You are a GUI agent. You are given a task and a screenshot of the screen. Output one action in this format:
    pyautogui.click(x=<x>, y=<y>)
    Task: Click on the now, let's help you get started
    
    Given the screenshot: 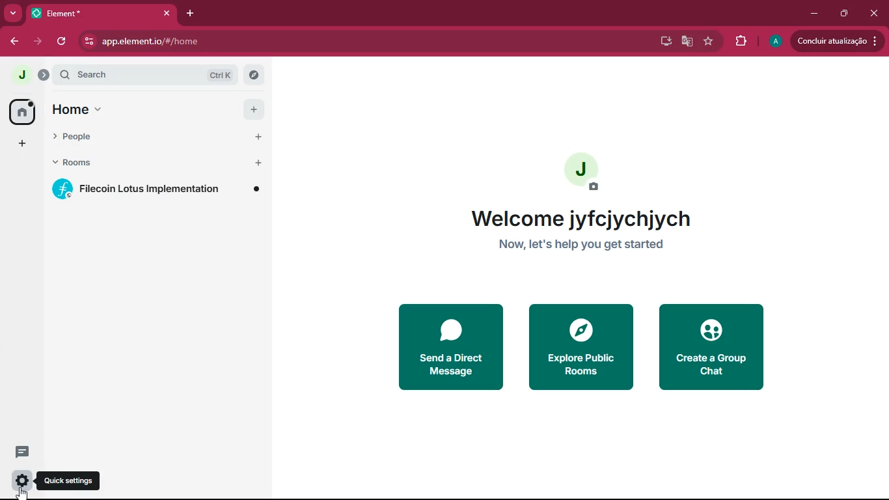 What is the action you would take?
    pyautogui.click(x=579, y=245)
    